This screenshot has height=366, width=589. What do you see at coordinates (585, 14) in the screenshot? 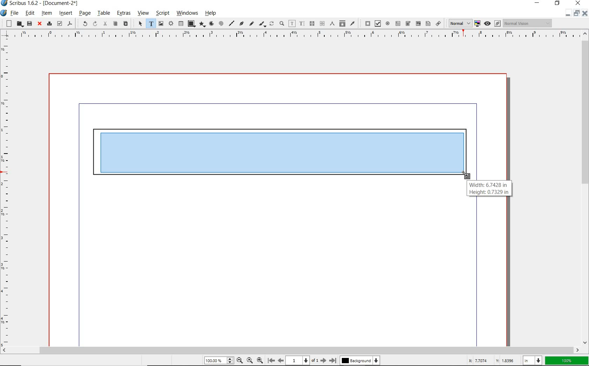
I see `close` at bounding box center [585, 14].